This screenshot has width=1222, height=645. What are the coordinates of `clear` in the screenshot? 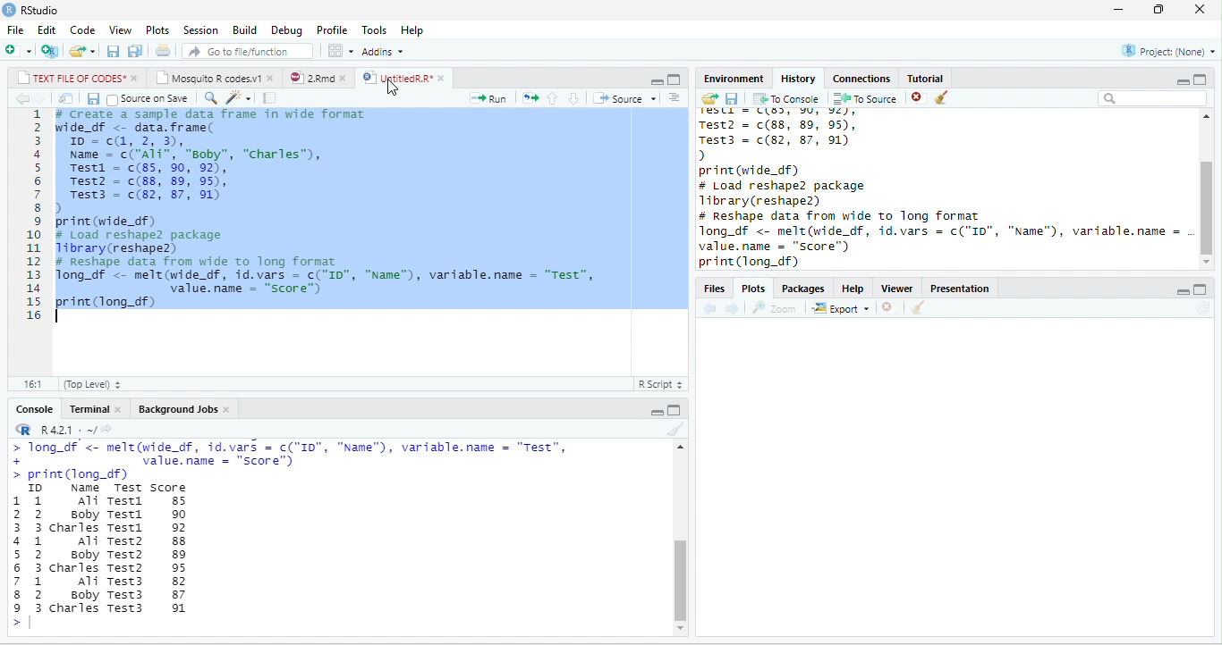 It's located at (676, 429).